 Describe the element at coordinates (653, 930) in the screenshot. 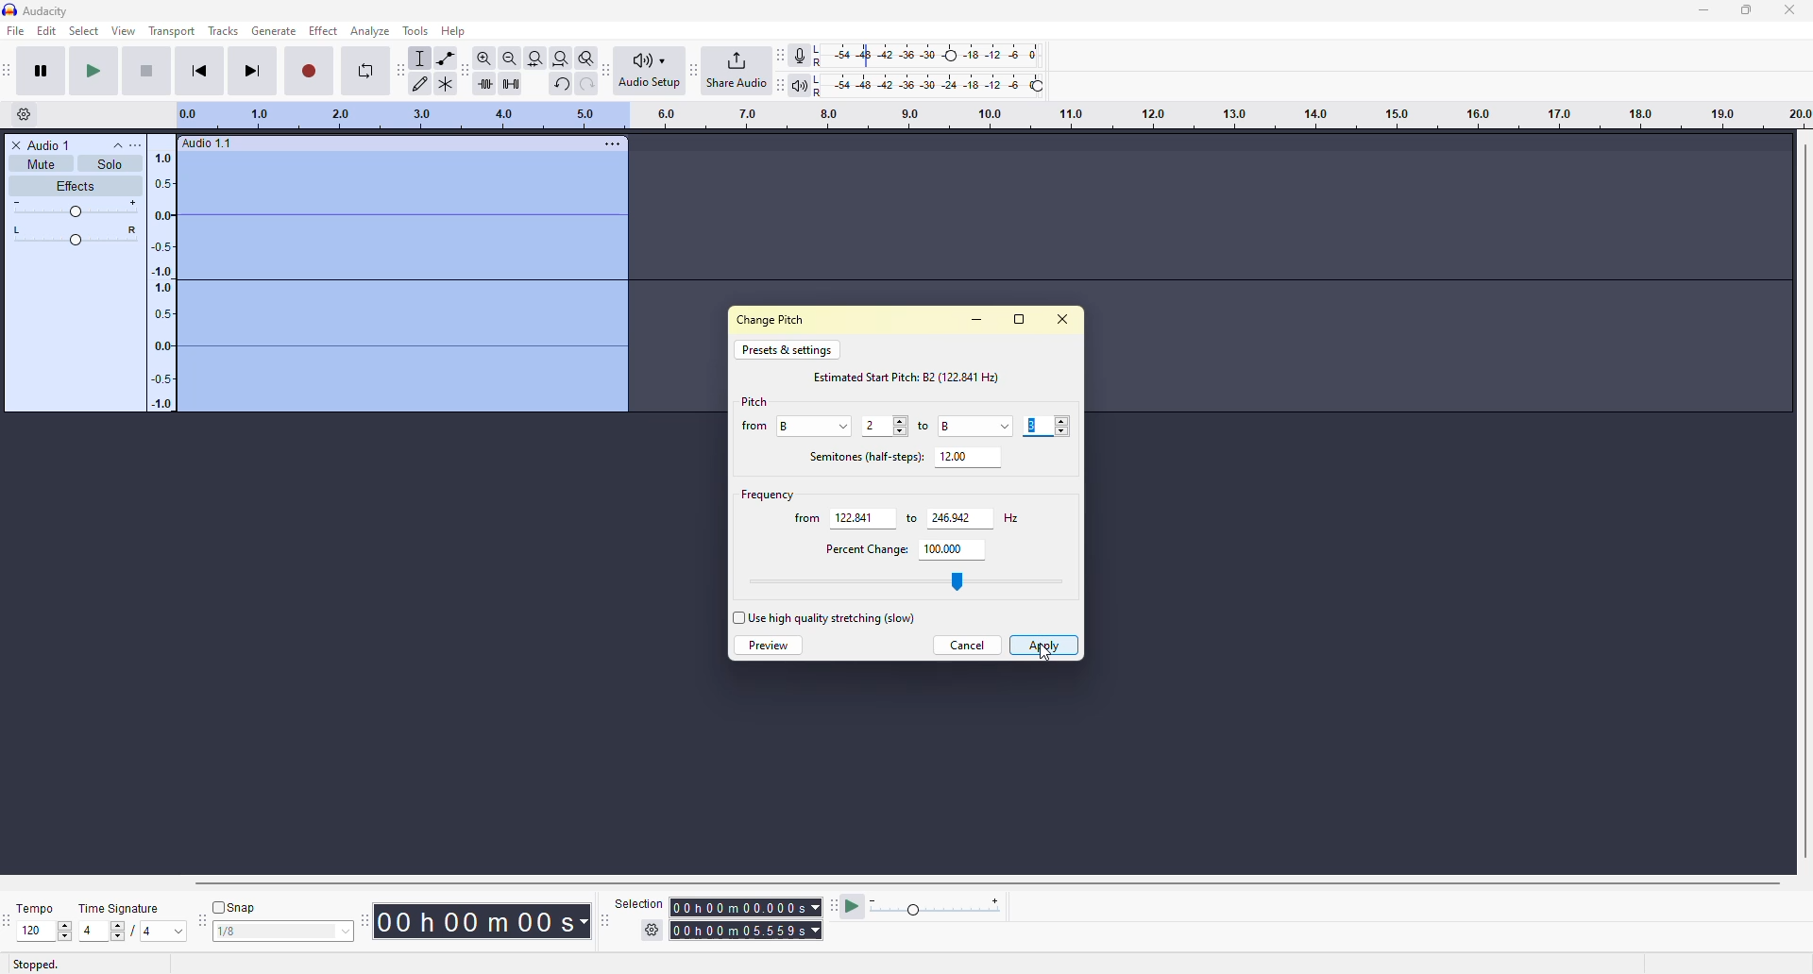

I see `settings` at that location.